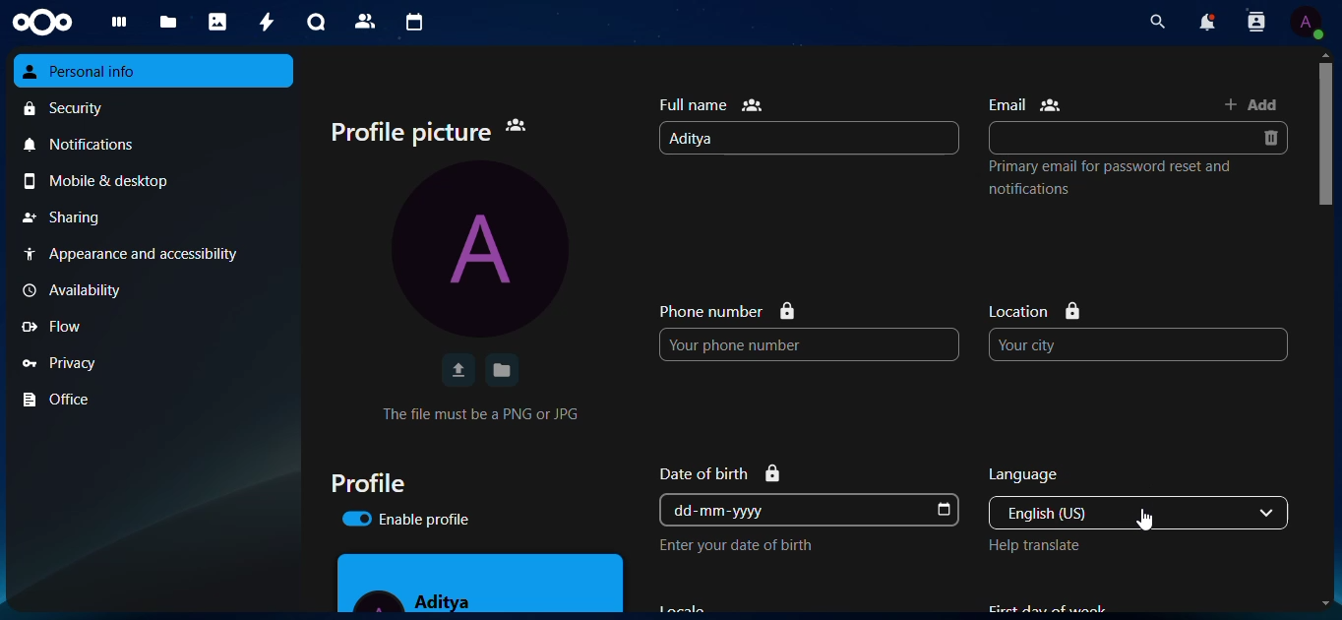 This screenshot has height=620, width=1342. I want to click on upload, so click(457, 371).